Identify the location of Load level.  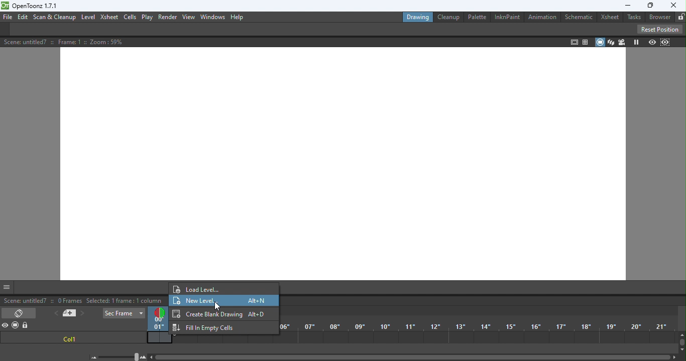
(202, 289).